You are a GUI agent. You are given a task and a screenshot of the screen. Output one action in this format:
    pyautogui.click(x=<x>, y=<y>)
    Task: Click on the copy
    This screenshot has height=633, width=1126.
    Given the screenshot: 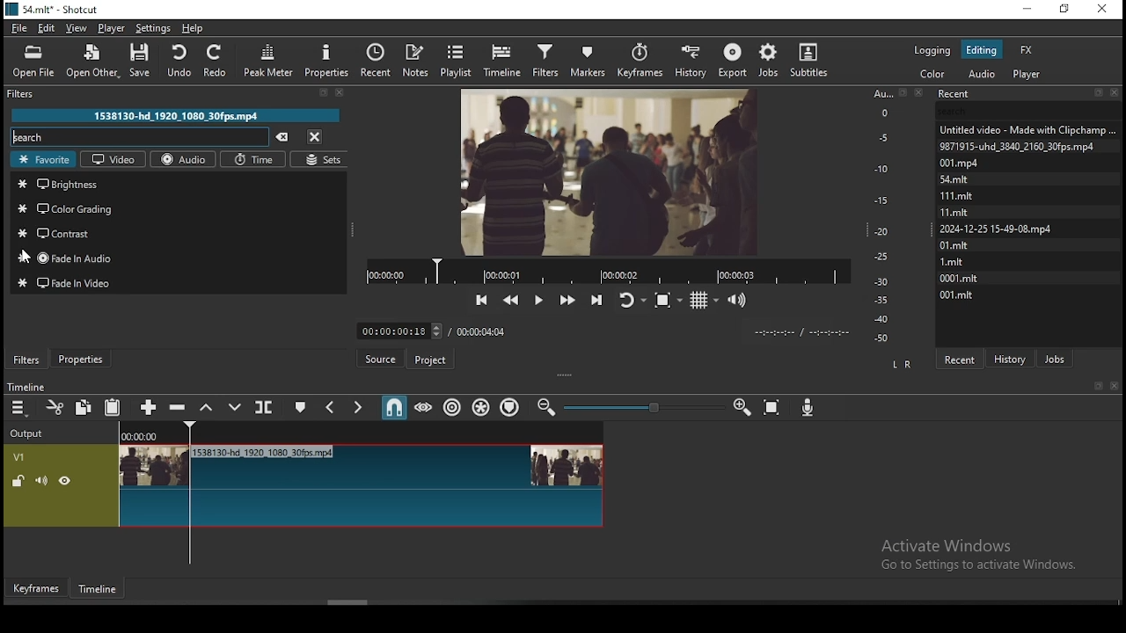 What is the action you would take?
    pyautogui.click(x=84, y=408)
    